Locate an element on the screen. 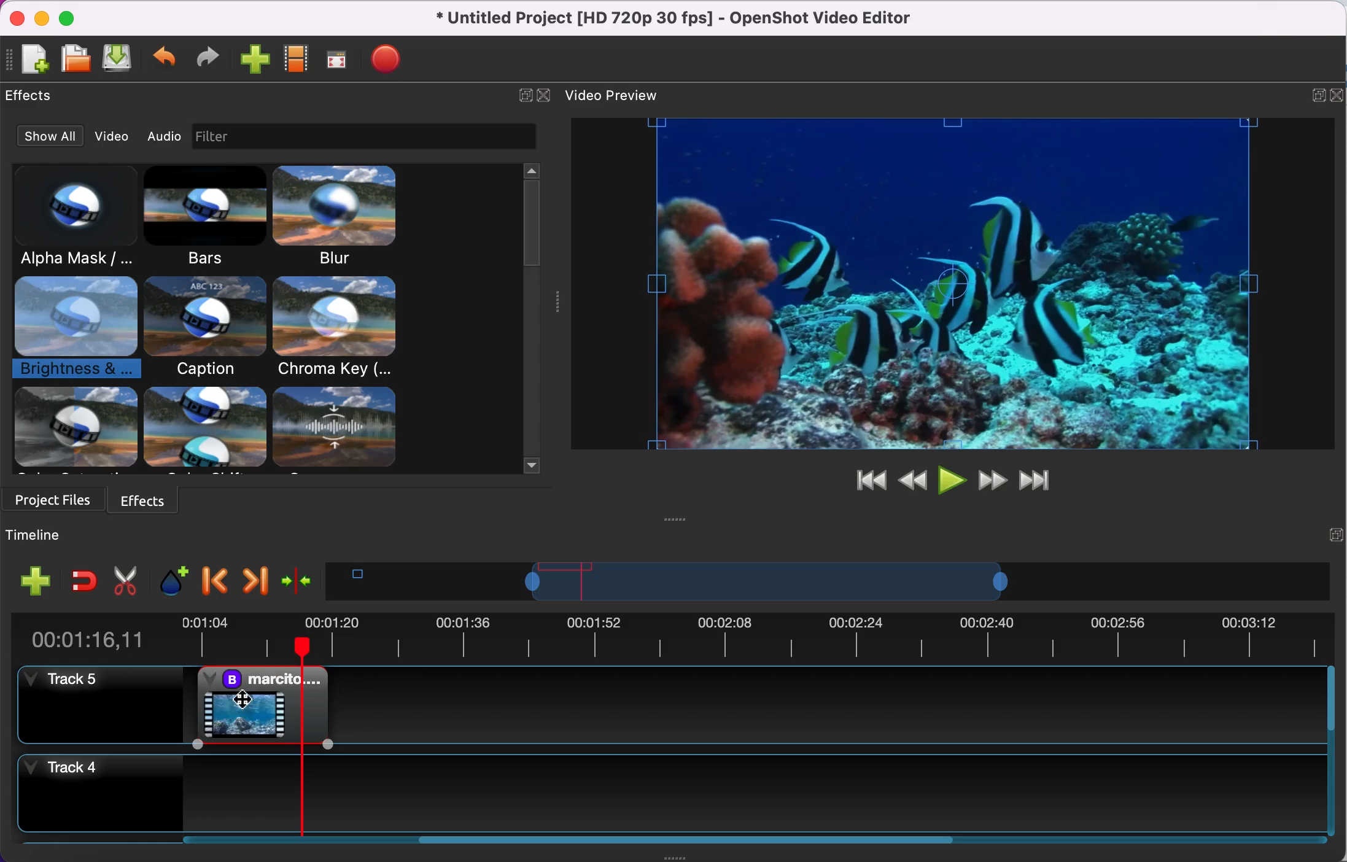 This screenshot has height=862, width=1347. alpha mask is located at coordinates (77, 217).